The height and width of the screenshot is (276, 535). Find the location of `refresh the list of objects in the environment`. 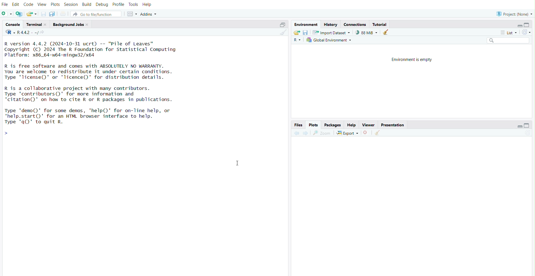

refresh the list of objects in the environment is located at coordinates (528, 33).